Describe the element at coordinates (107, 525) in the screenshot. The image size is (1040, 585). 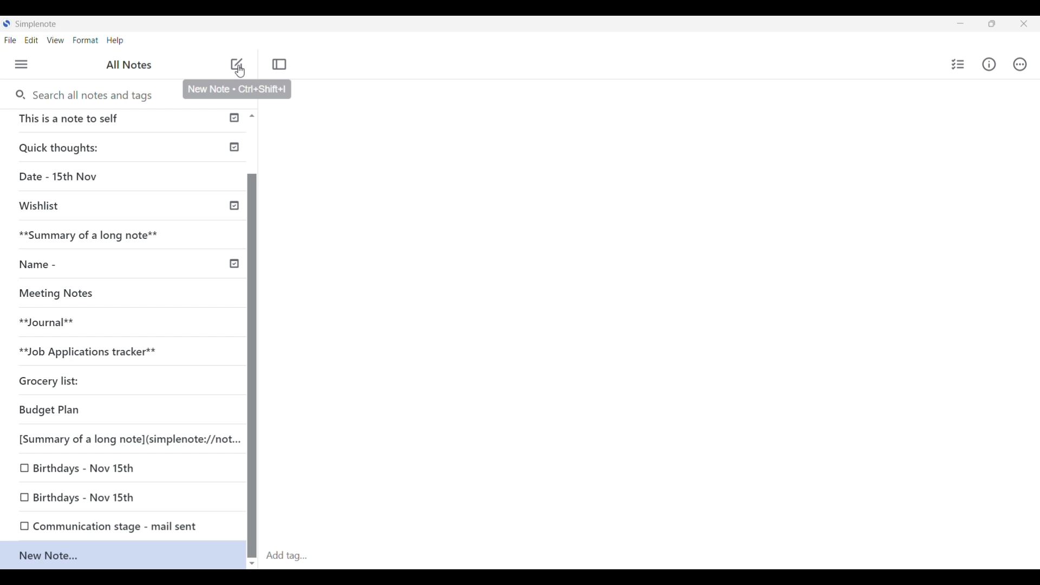
I see `O Communication stage - mail sent` at that location.